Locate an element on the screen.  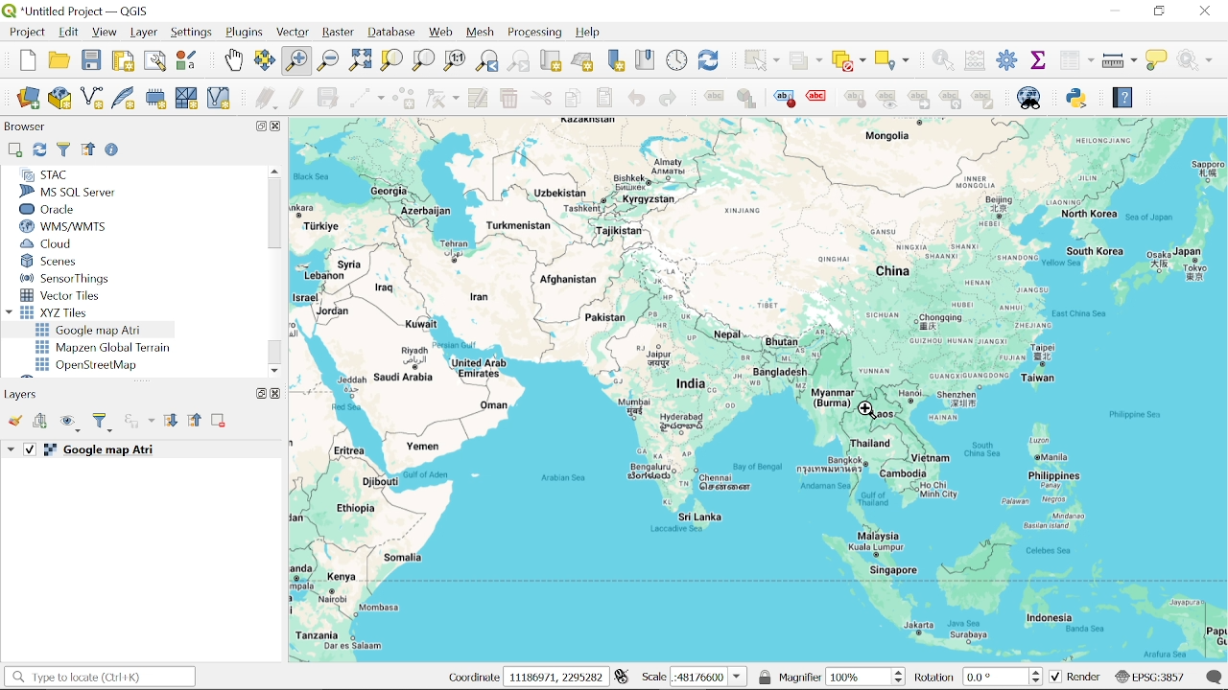
New special bookmark is located at coordinates (616, 61).